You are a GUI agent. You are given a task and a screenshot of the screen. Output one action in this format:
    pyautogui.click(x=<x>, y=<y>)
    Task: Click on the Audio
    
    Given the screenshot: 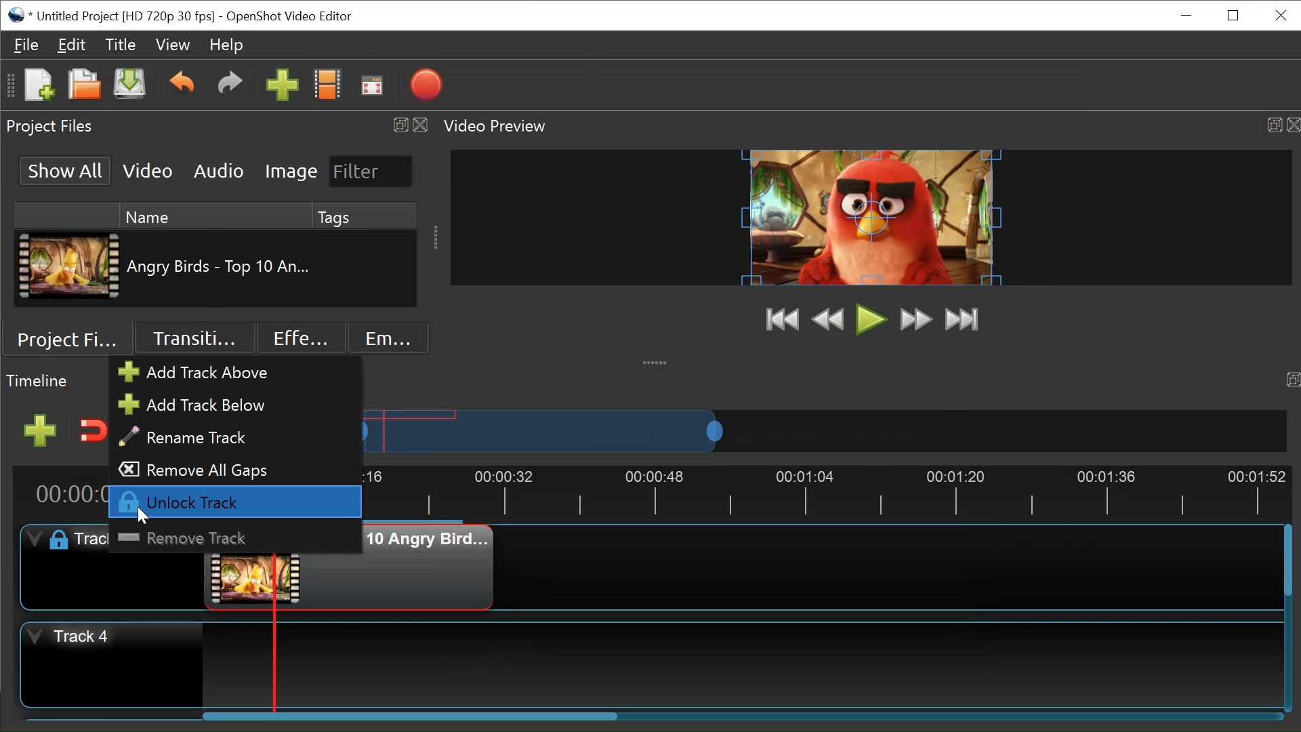 What is the action you would take?
    pyautogui.click(x=221, y=171)
    